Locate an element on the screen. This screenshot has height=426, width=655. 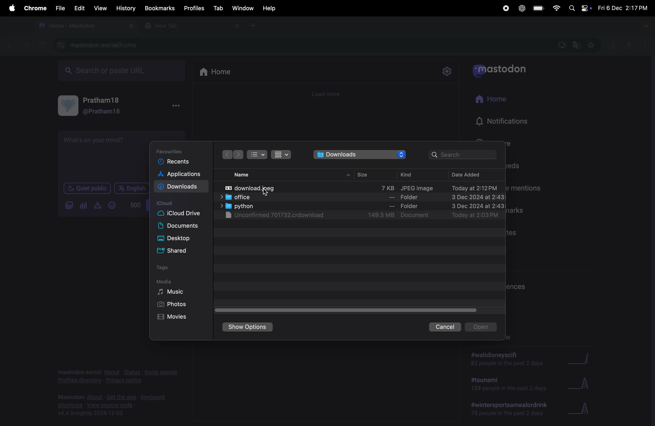
cancel is located at coordinates (446, 326).